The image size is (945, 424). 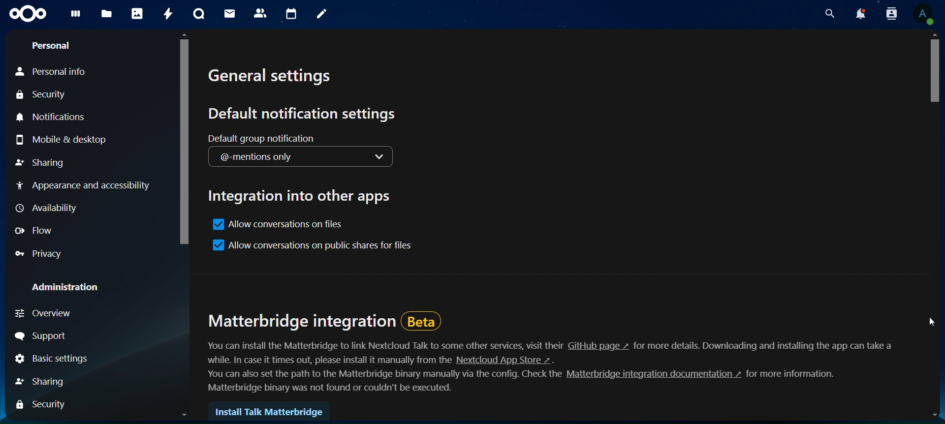 What do you see at coordinates (230, 13) in the screenshot?
I see `mail` at bounding box center [230, 13].